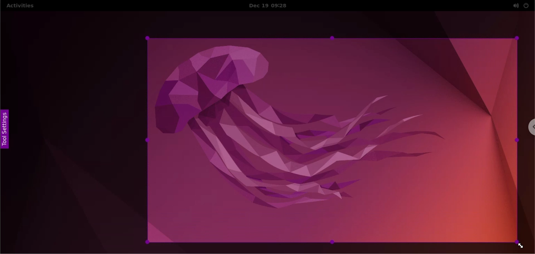 Image resolution: width=535 pixels, height=254 pixels. I want to click on tool settings, so click(6, 131).